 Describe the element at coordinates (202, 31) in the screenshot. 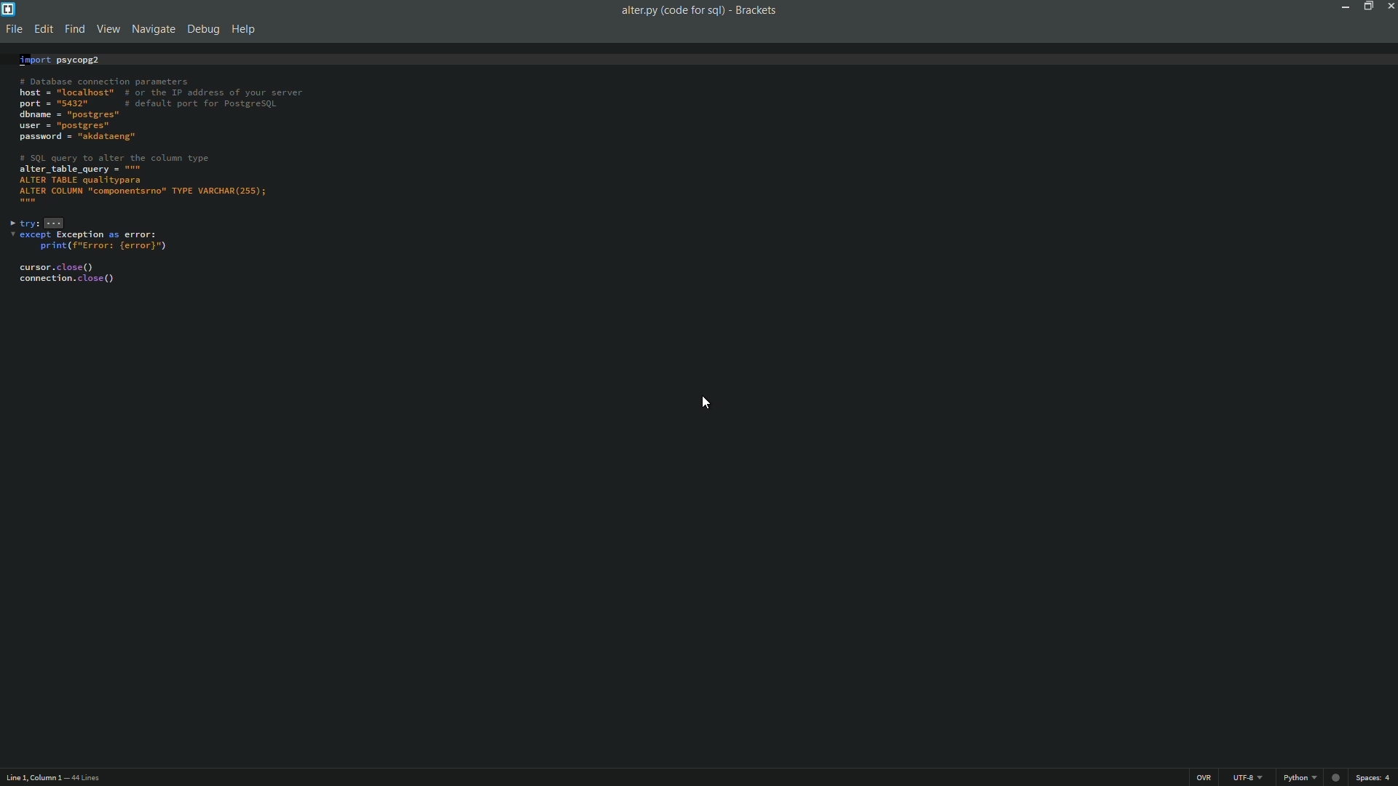

I see `debug menu` at that location.